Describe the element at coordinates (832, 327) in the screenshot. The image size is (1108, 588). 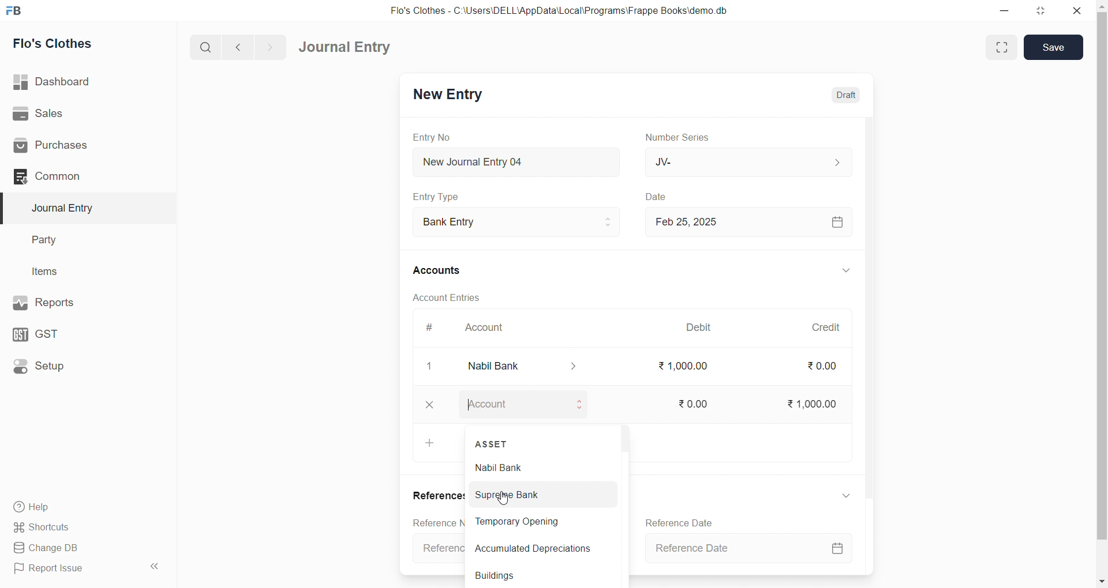
I see `Credit` at that location.